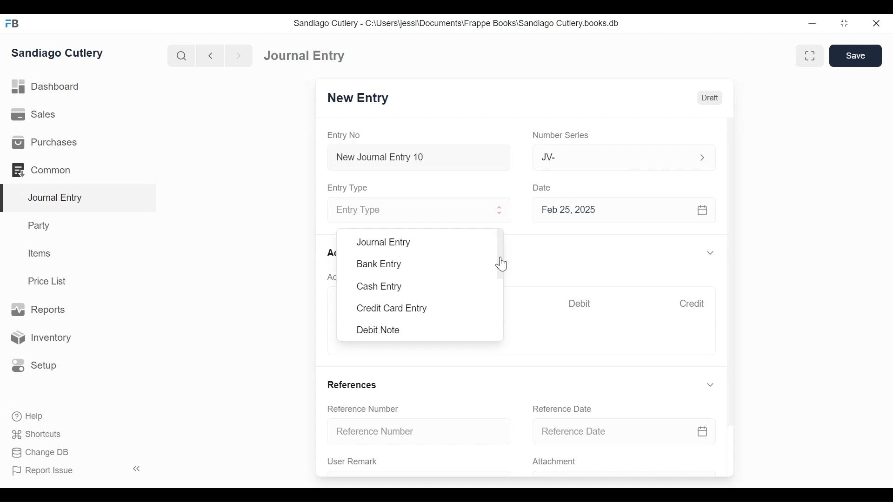 This screenshot has height=502, width=893. I want to click on Credit Card Entry, so click(390, 309).